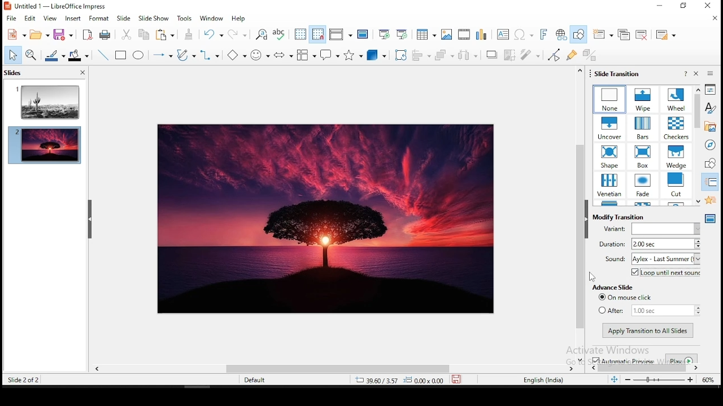  What do you see at coordinates (329, 55) in the screenshot?
I see `callout shapes` at bounding box center [329, 55].